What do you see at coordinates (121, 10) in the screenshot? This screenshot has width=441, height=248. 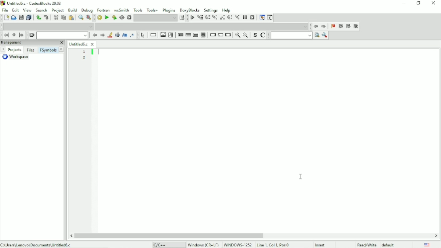 I see `wxSmith` at bounding box center [121, 10].